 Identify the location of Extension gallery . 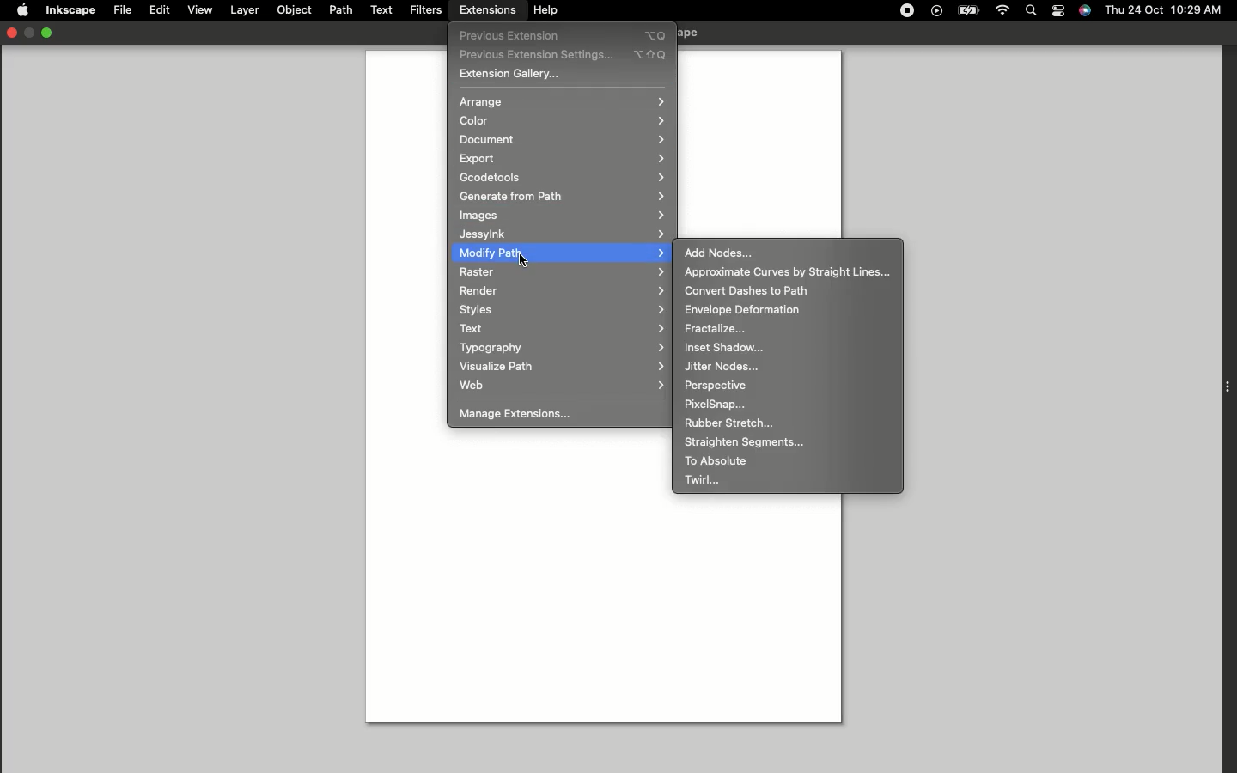
(513, 74).